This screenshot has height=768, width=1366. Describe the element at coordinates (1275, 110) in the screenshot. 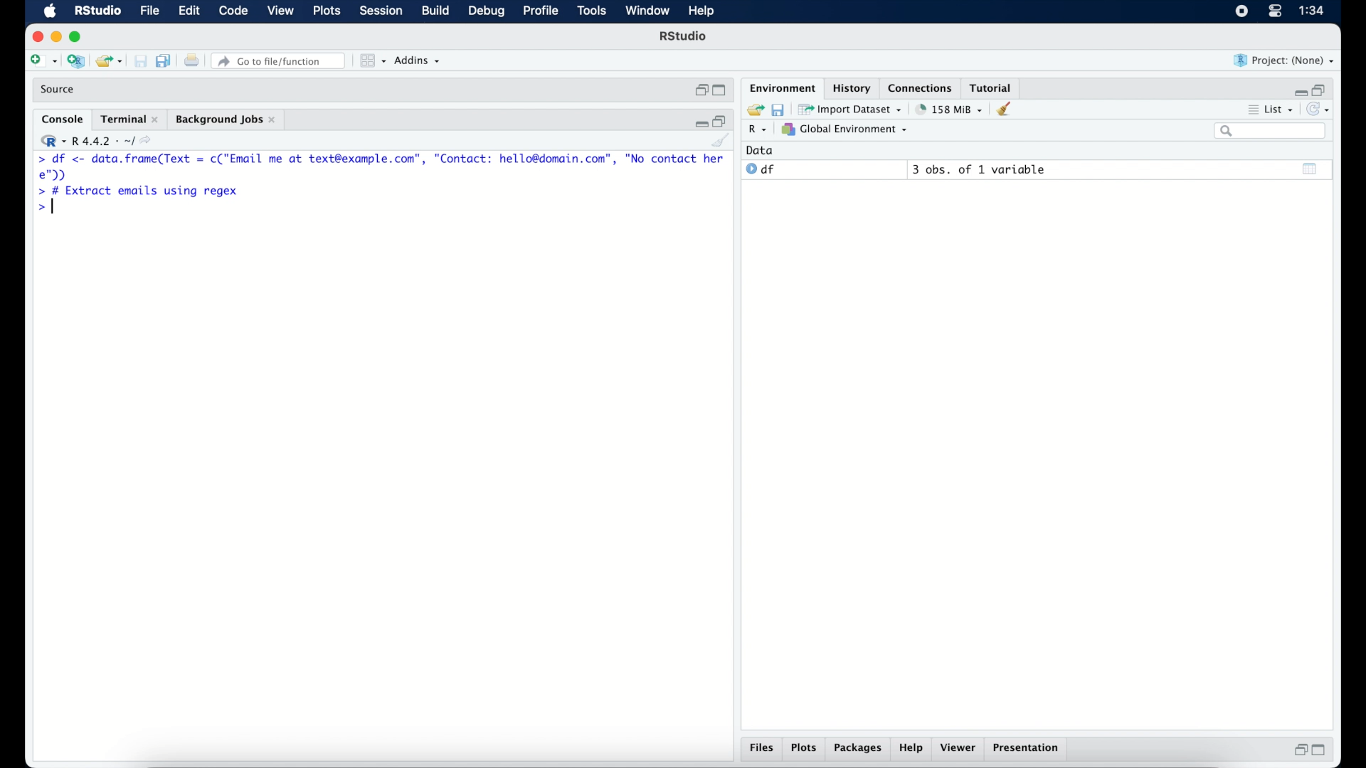

I see `list` at that location.